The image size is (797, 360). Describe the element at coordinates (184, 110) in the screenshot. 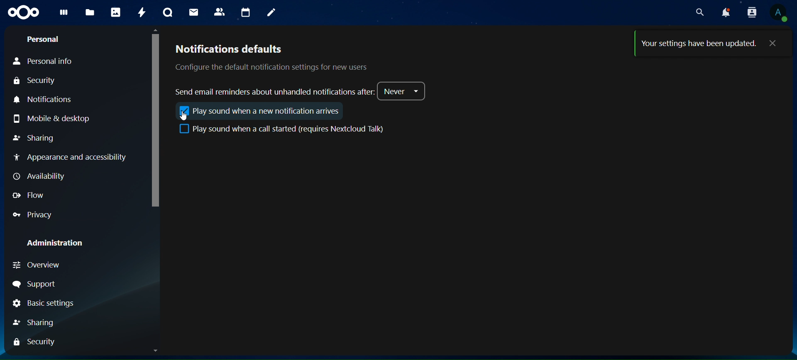

I see `icon` at that location.